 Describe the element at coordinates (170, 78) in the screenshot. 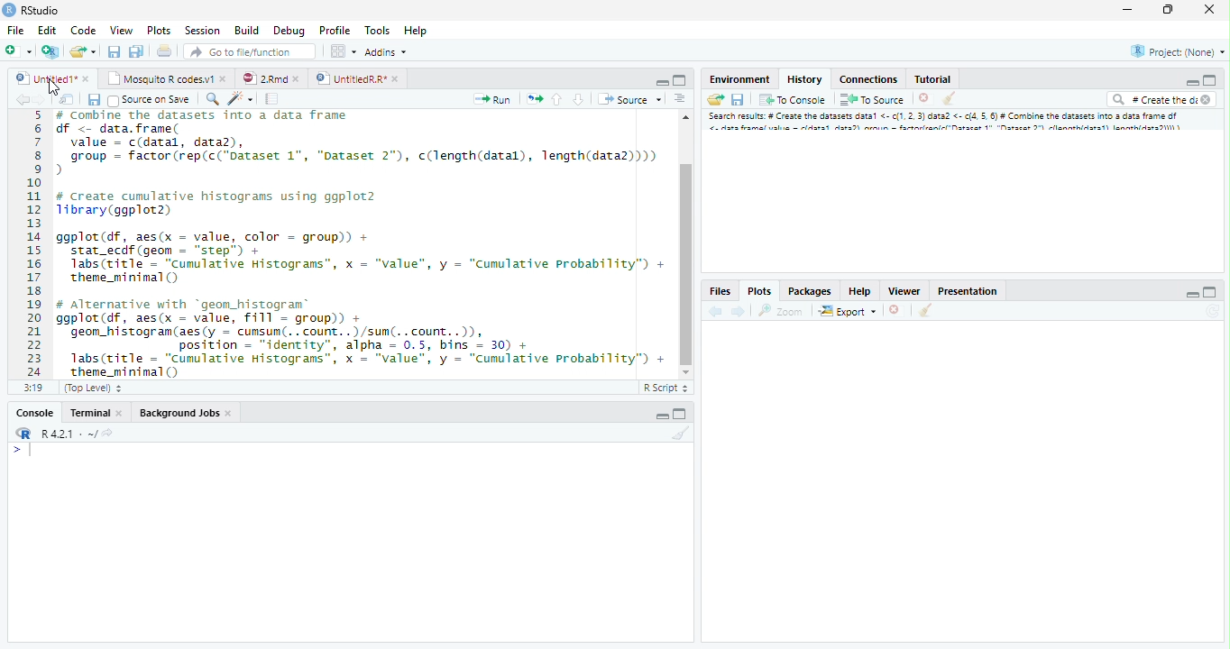

I see `Mosquito R codes` at that location.